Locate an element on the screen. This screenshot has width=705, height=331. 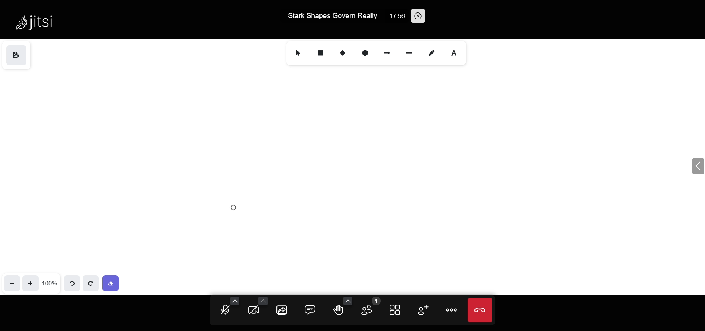
more camera setting is located at coordinates (263, 299).